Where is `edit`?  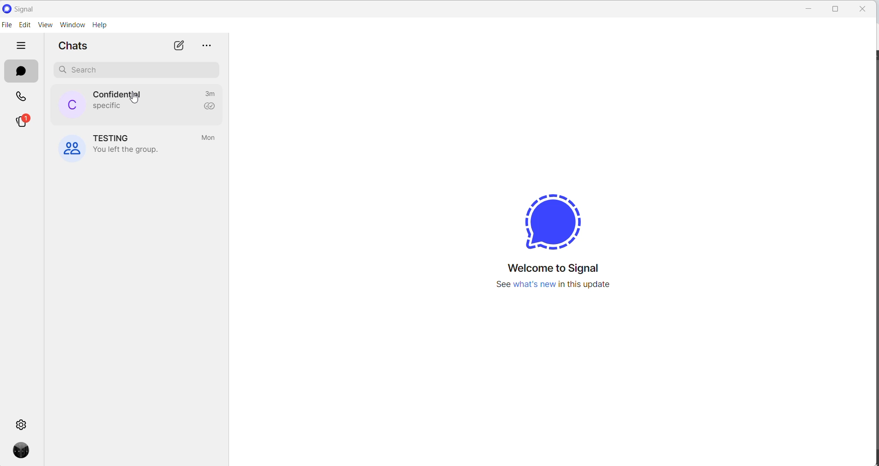
edit is located at coordinates (25, 25).